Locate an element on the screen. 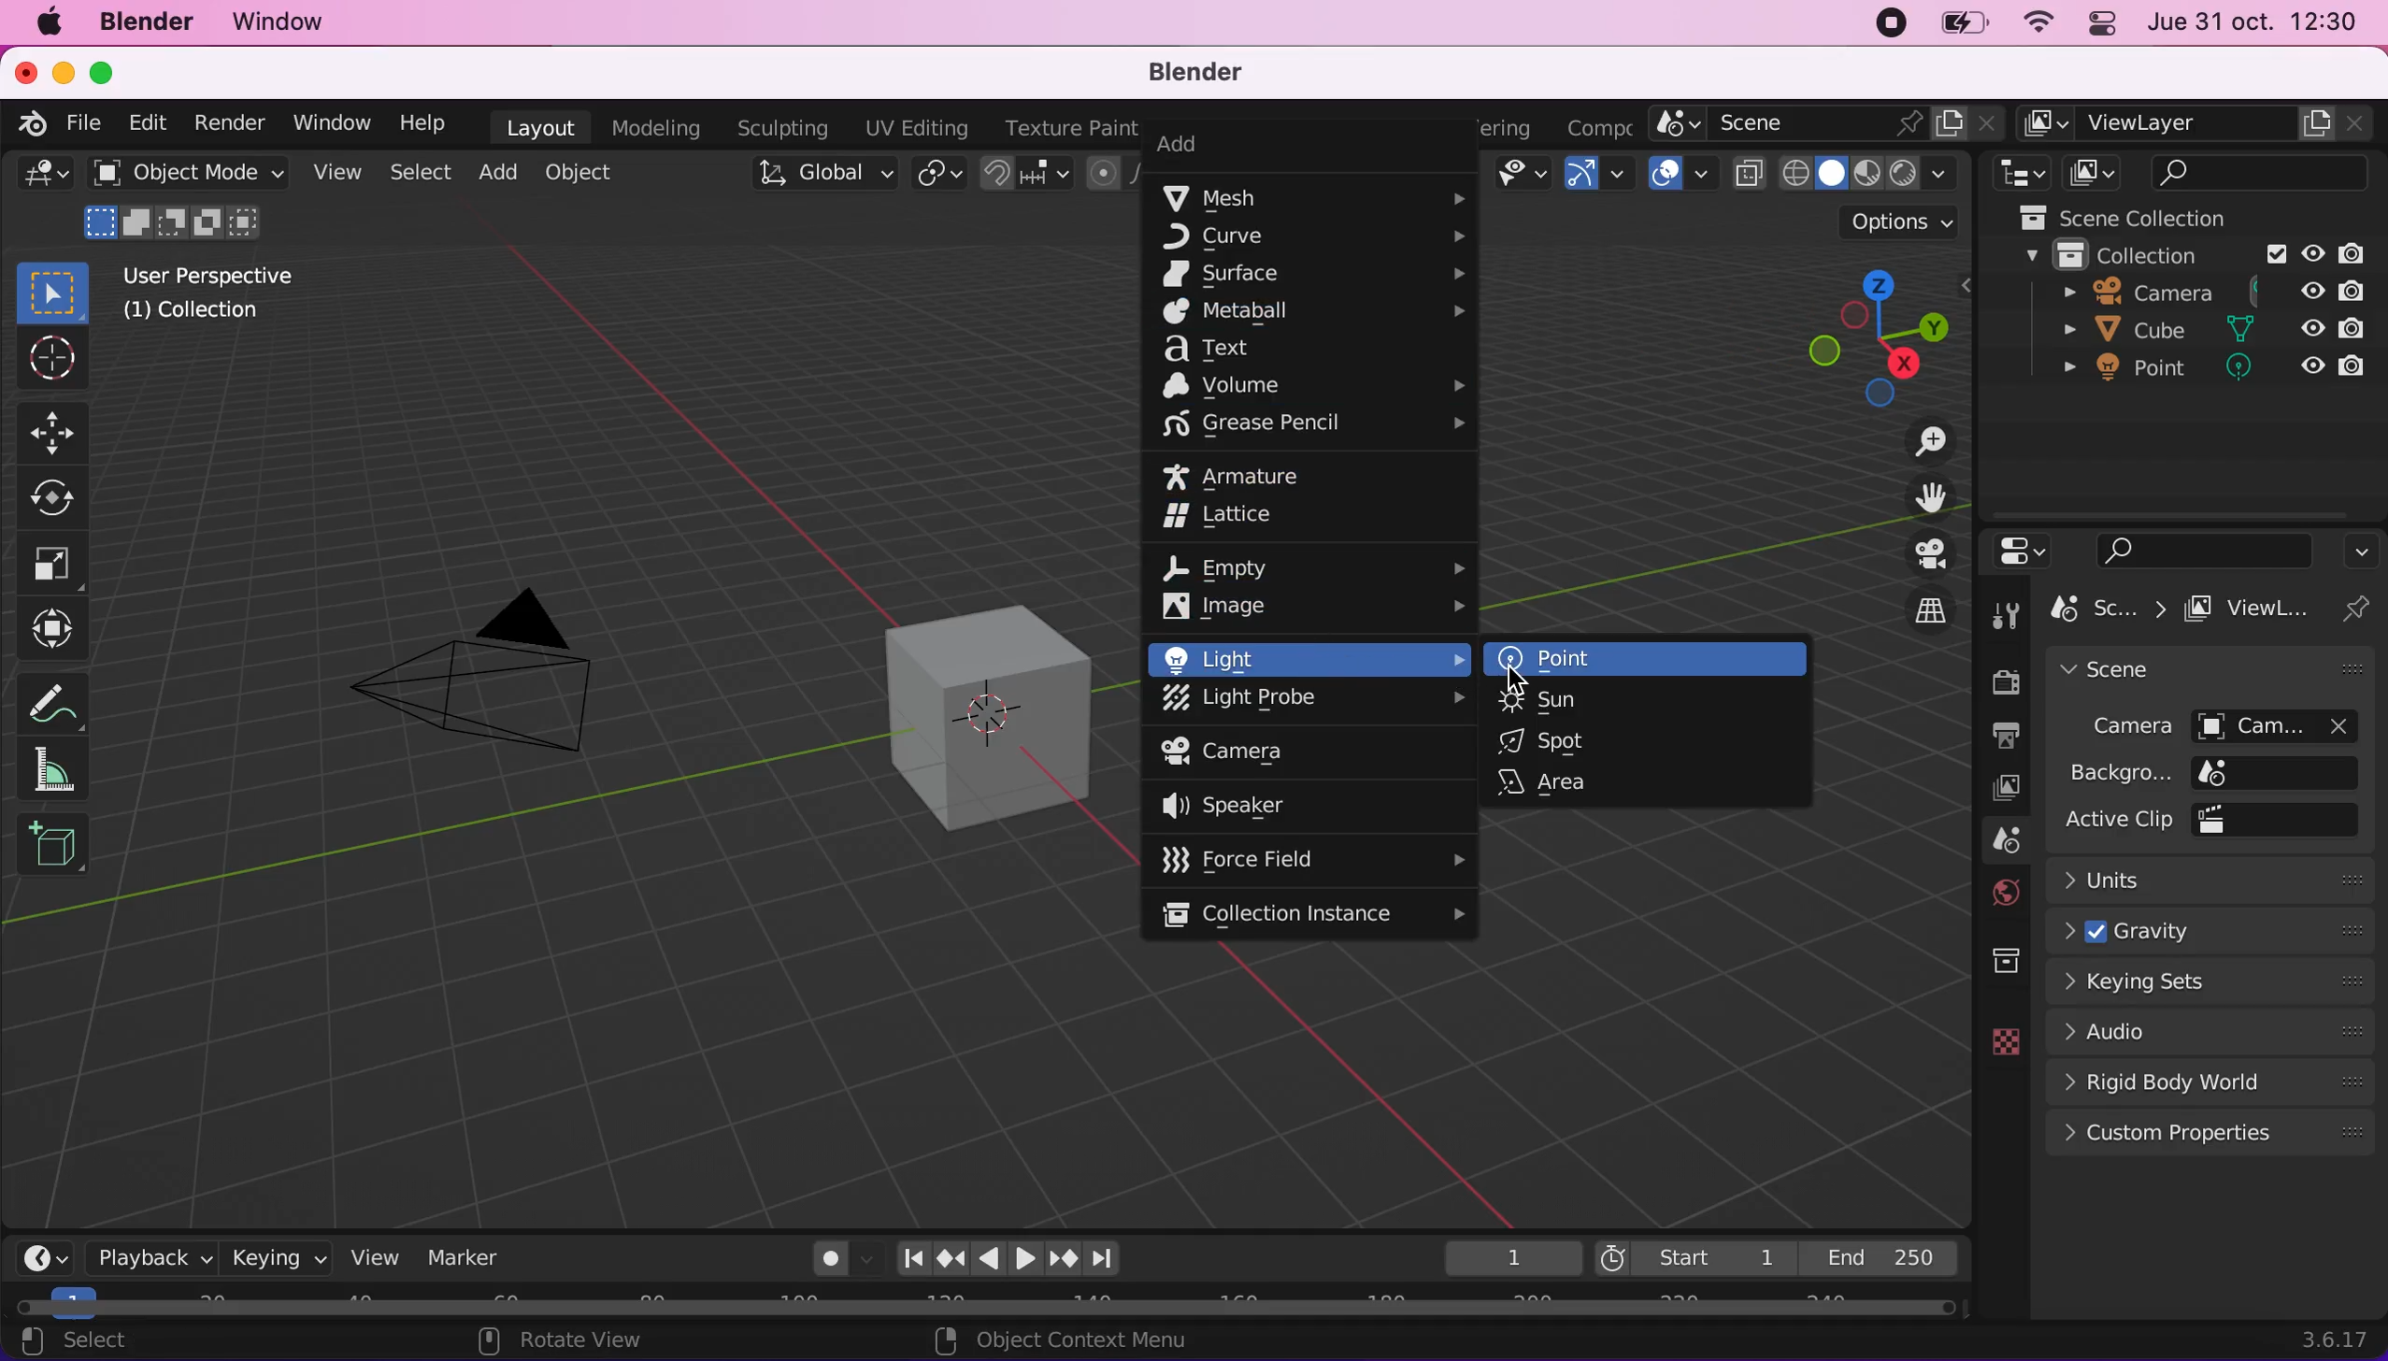 This screenshot has height=1361, width=2388. rotate is located at coordinates (55, 497).